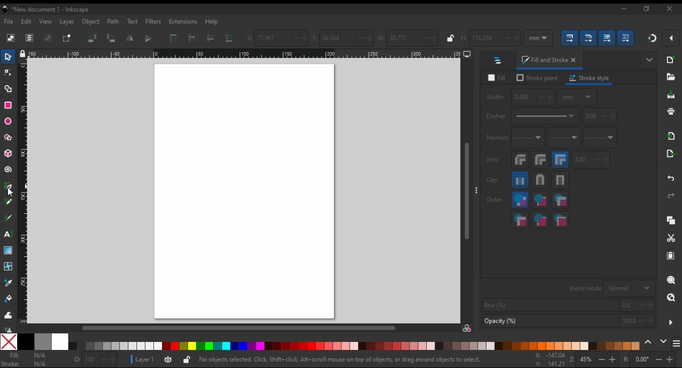  I want to click on tweak tool, so click(7, 315).